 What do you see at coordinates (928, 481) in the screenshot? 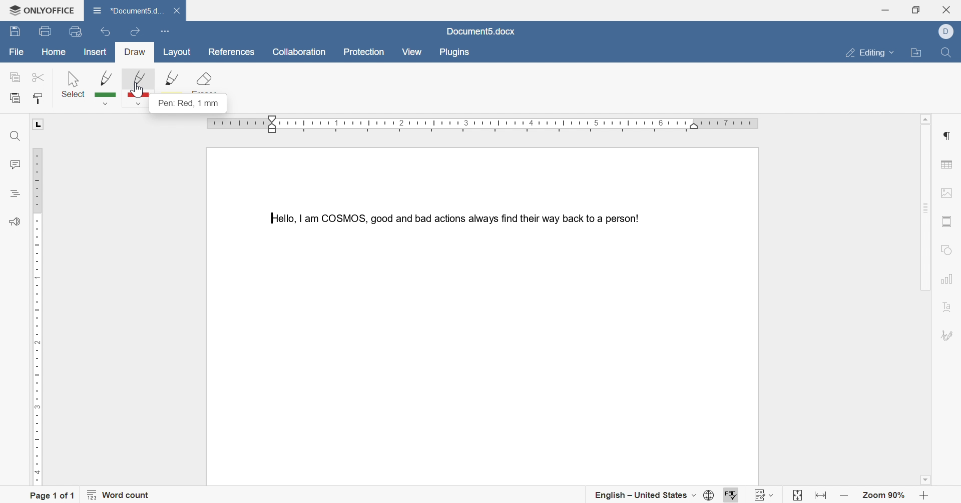
I see `scroll down` at bounding box center [928, 481].